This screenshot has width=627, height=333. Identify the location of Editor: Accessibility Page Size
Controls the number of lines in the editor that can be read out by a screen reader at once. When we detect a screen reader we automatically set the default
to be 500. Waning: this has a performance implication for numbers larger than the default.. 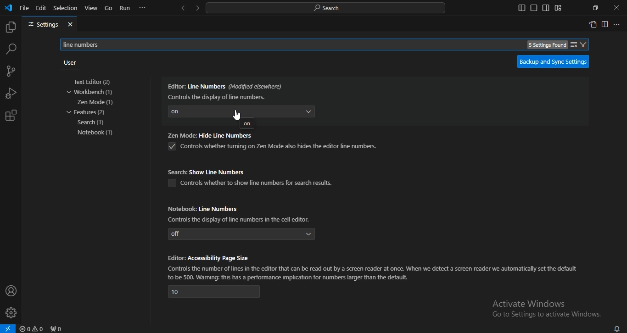
(374, 266).